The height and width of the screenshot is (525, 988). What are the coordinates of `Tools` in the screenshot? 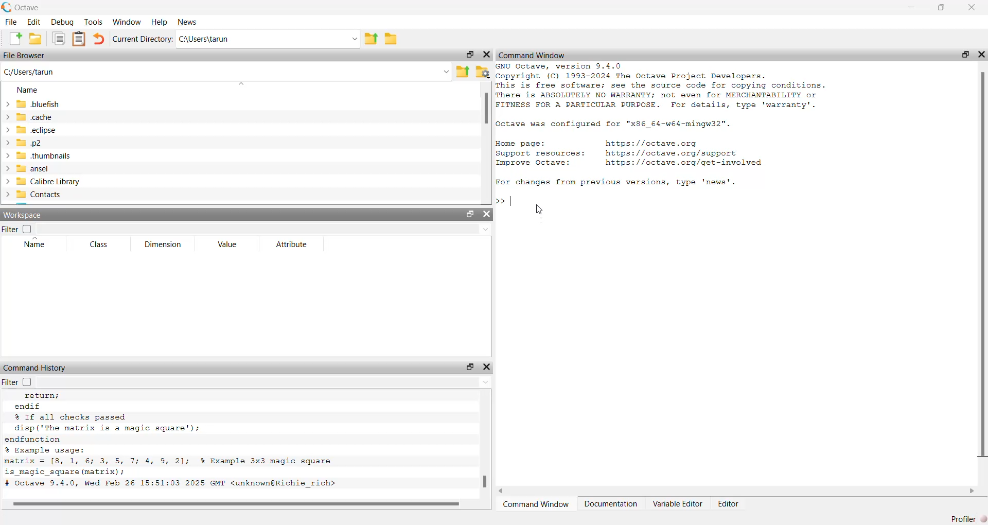 It's located at (93, 22).